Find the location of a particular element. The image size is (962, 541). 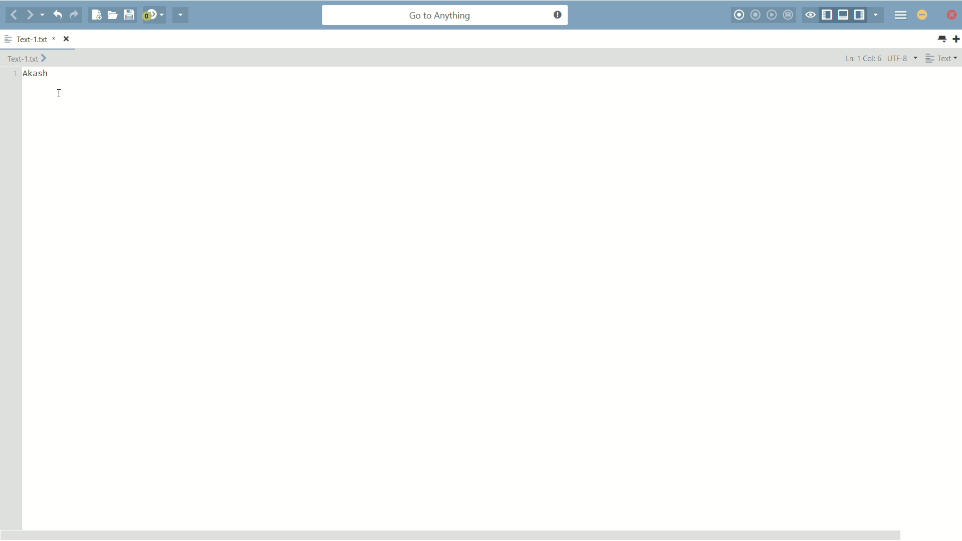

open a file is located at coordinates (112, 16).